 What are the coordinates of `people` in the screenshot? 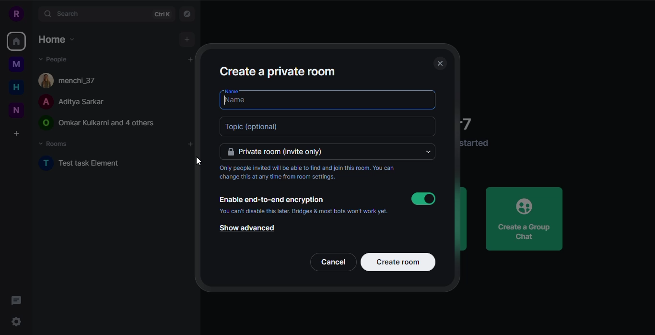 It's located at (70, 102).